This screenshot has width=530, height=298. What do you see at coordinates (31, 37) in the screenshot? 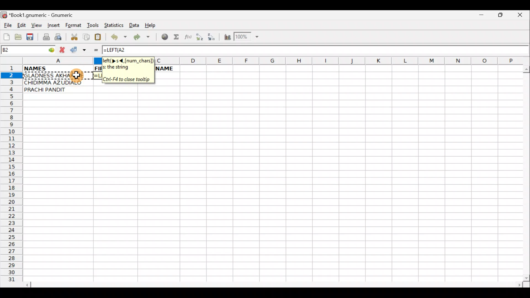
I see `Save current workbook` at bounding box center [31, 37].